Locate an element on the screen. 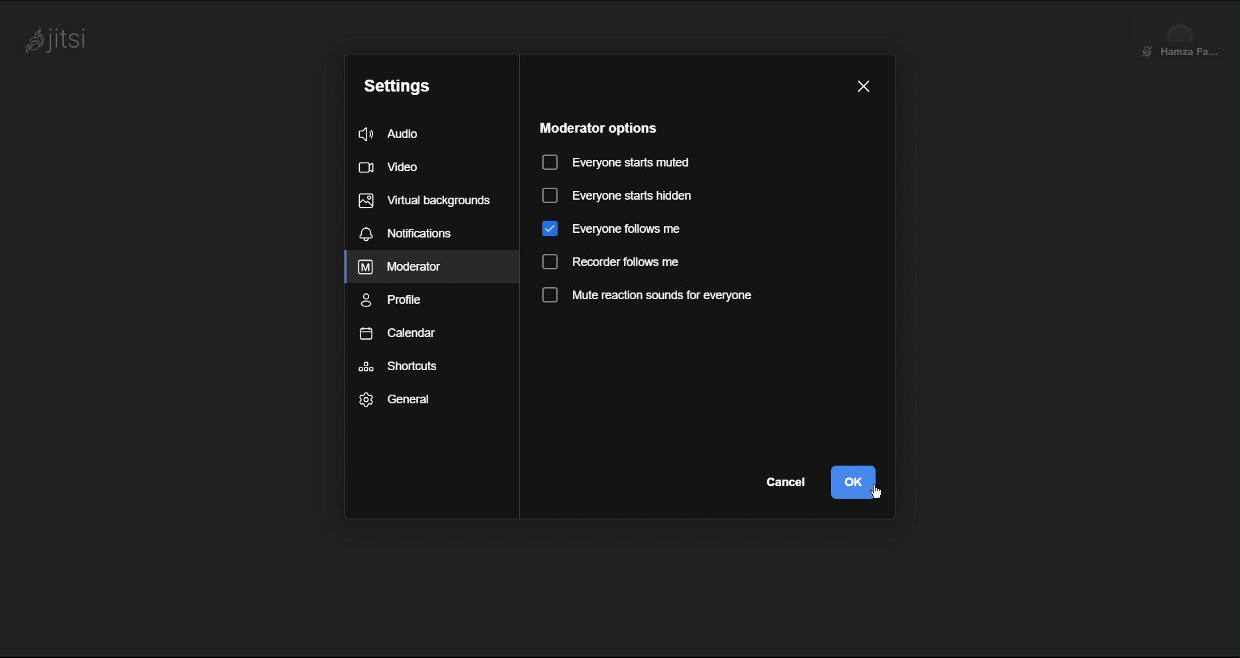 Image resolution: width=1240 pixels, height=658 pixels. General is located at coordinates (397, 399).